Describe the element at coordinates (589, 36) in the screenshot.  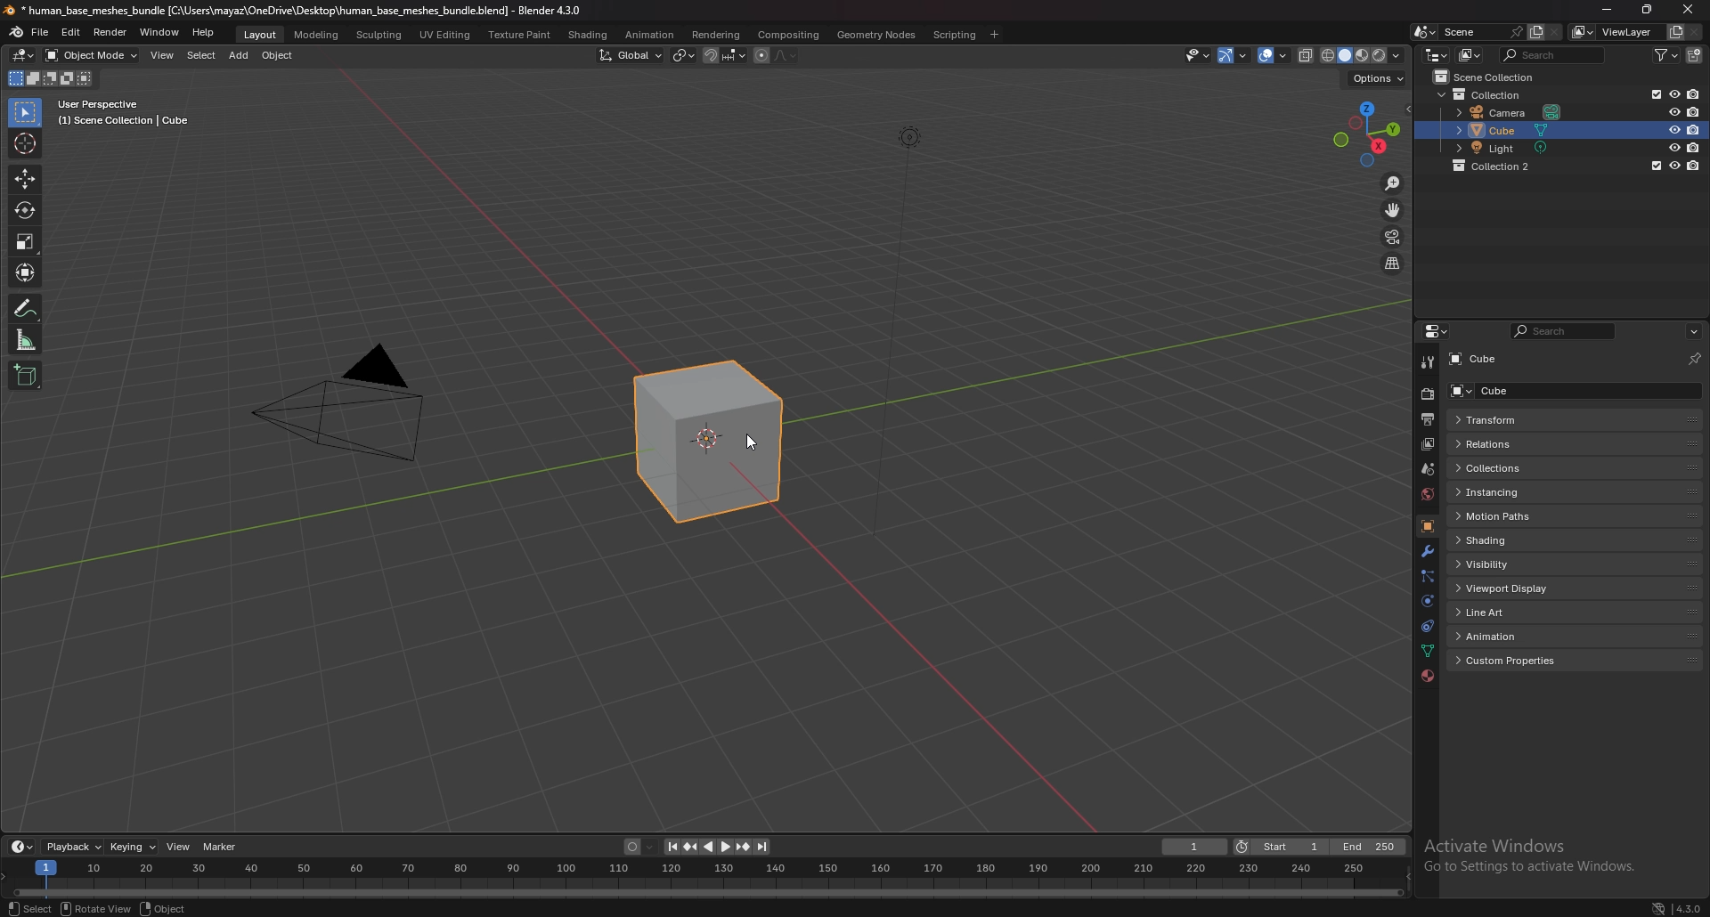
I see `shading` at that location.